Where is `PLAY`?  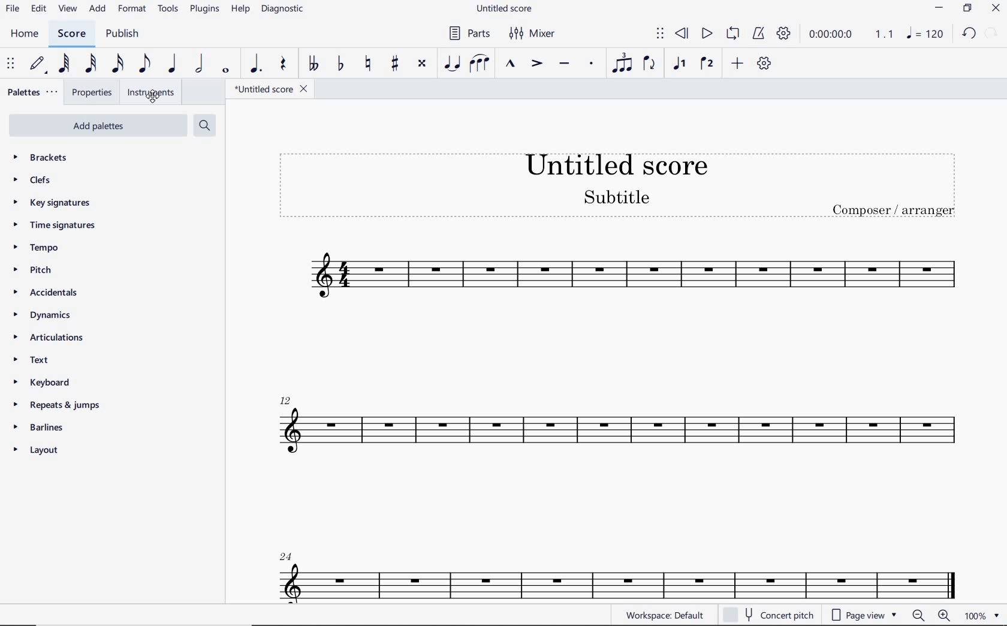
PLAY is located at coordinates (706, 34).